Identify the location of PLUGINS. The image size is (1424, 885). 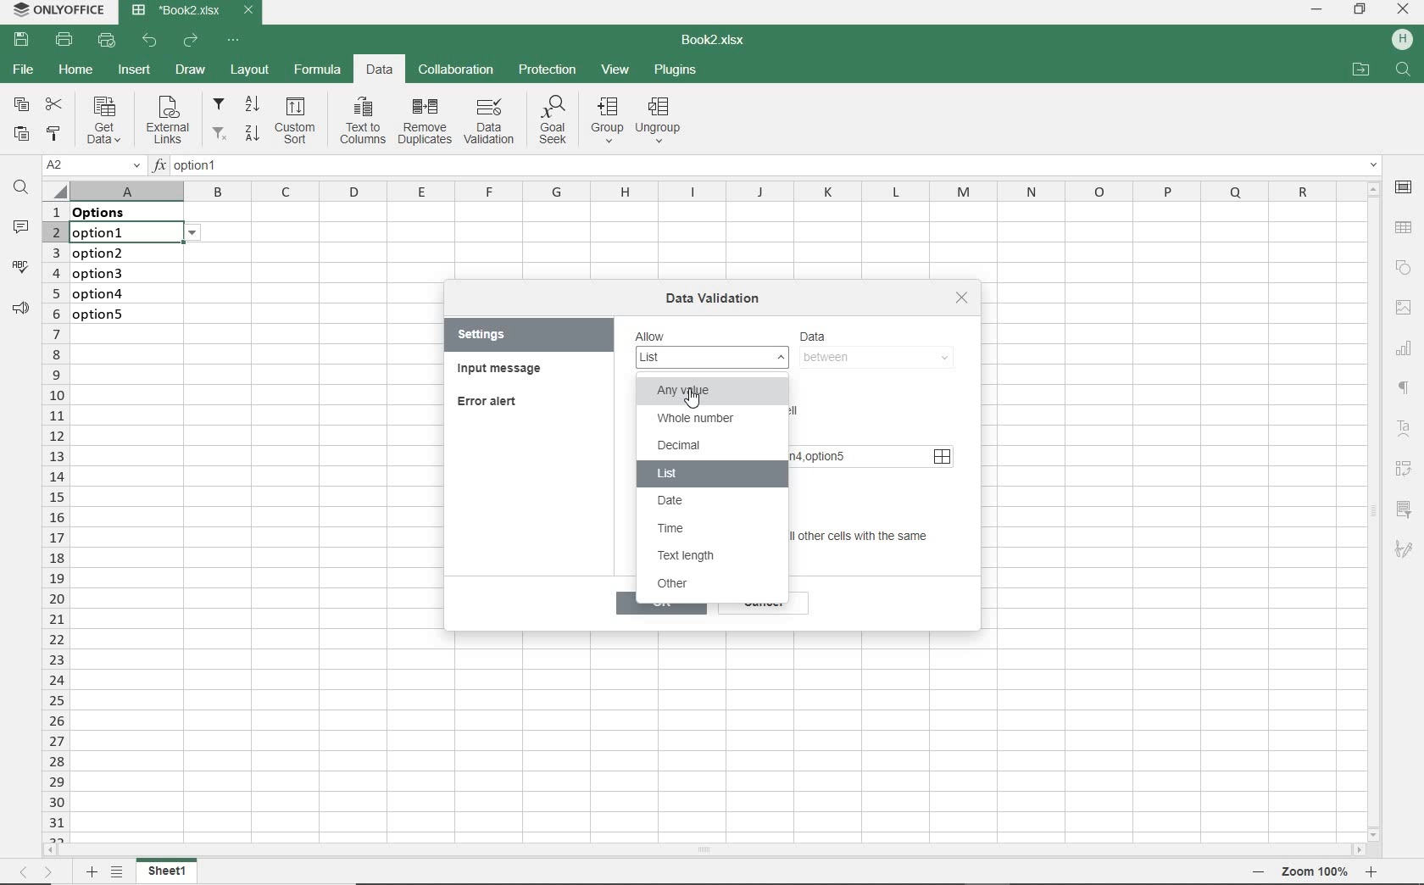
(676, 71).